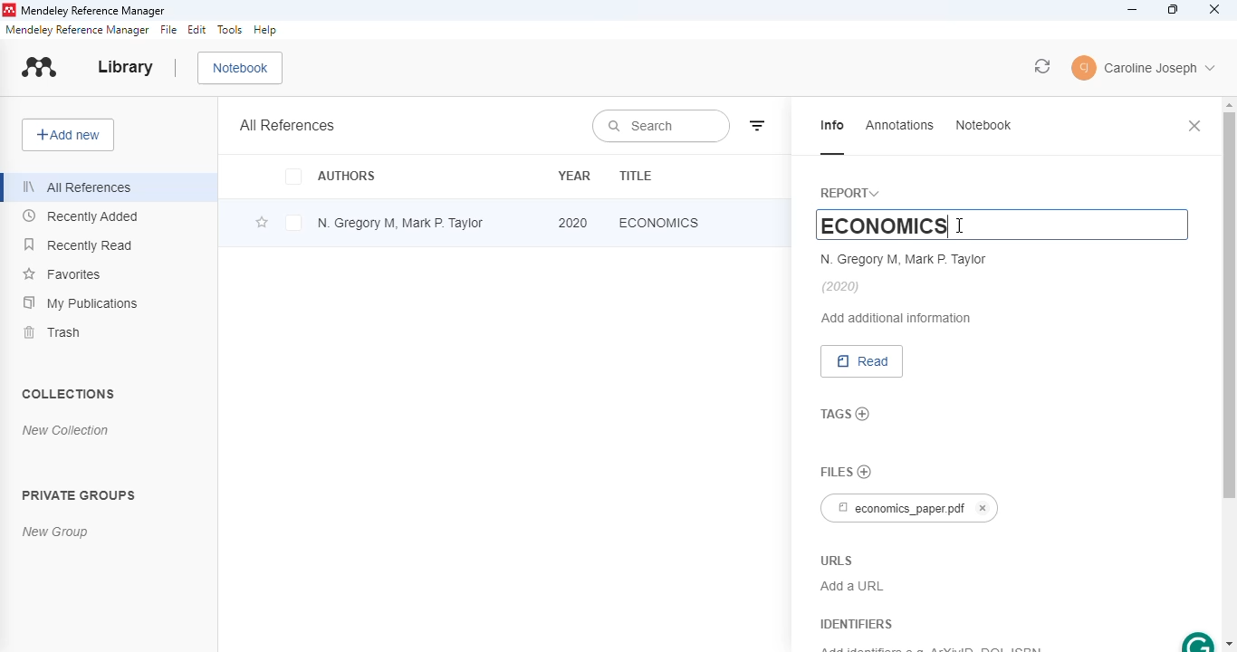 The width and height of the screenshot is (1237, 652). What do you see at coordinates (1228, 644) in the screenshot?
I see `scroll down` at bounding box center [1228, 644].